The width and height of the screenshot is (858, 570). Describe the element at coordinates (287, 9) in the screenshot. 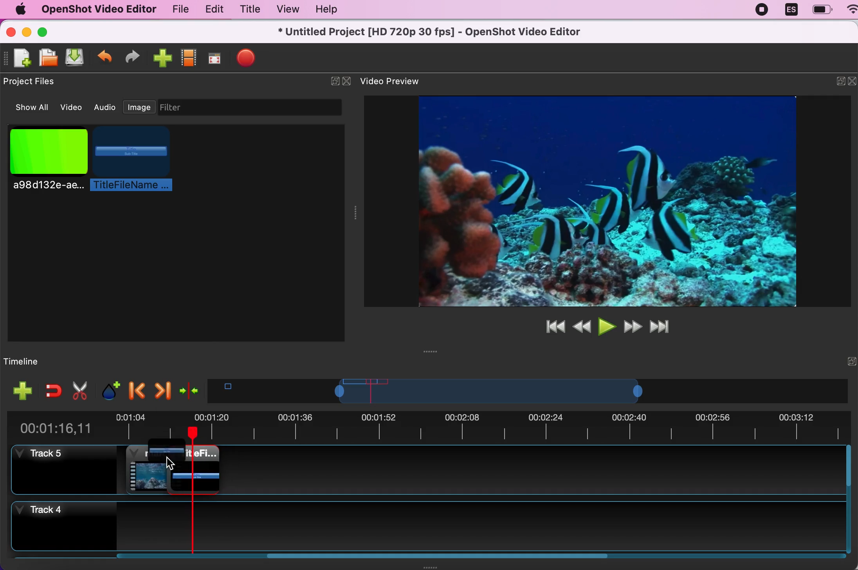

I see `view` at that location.